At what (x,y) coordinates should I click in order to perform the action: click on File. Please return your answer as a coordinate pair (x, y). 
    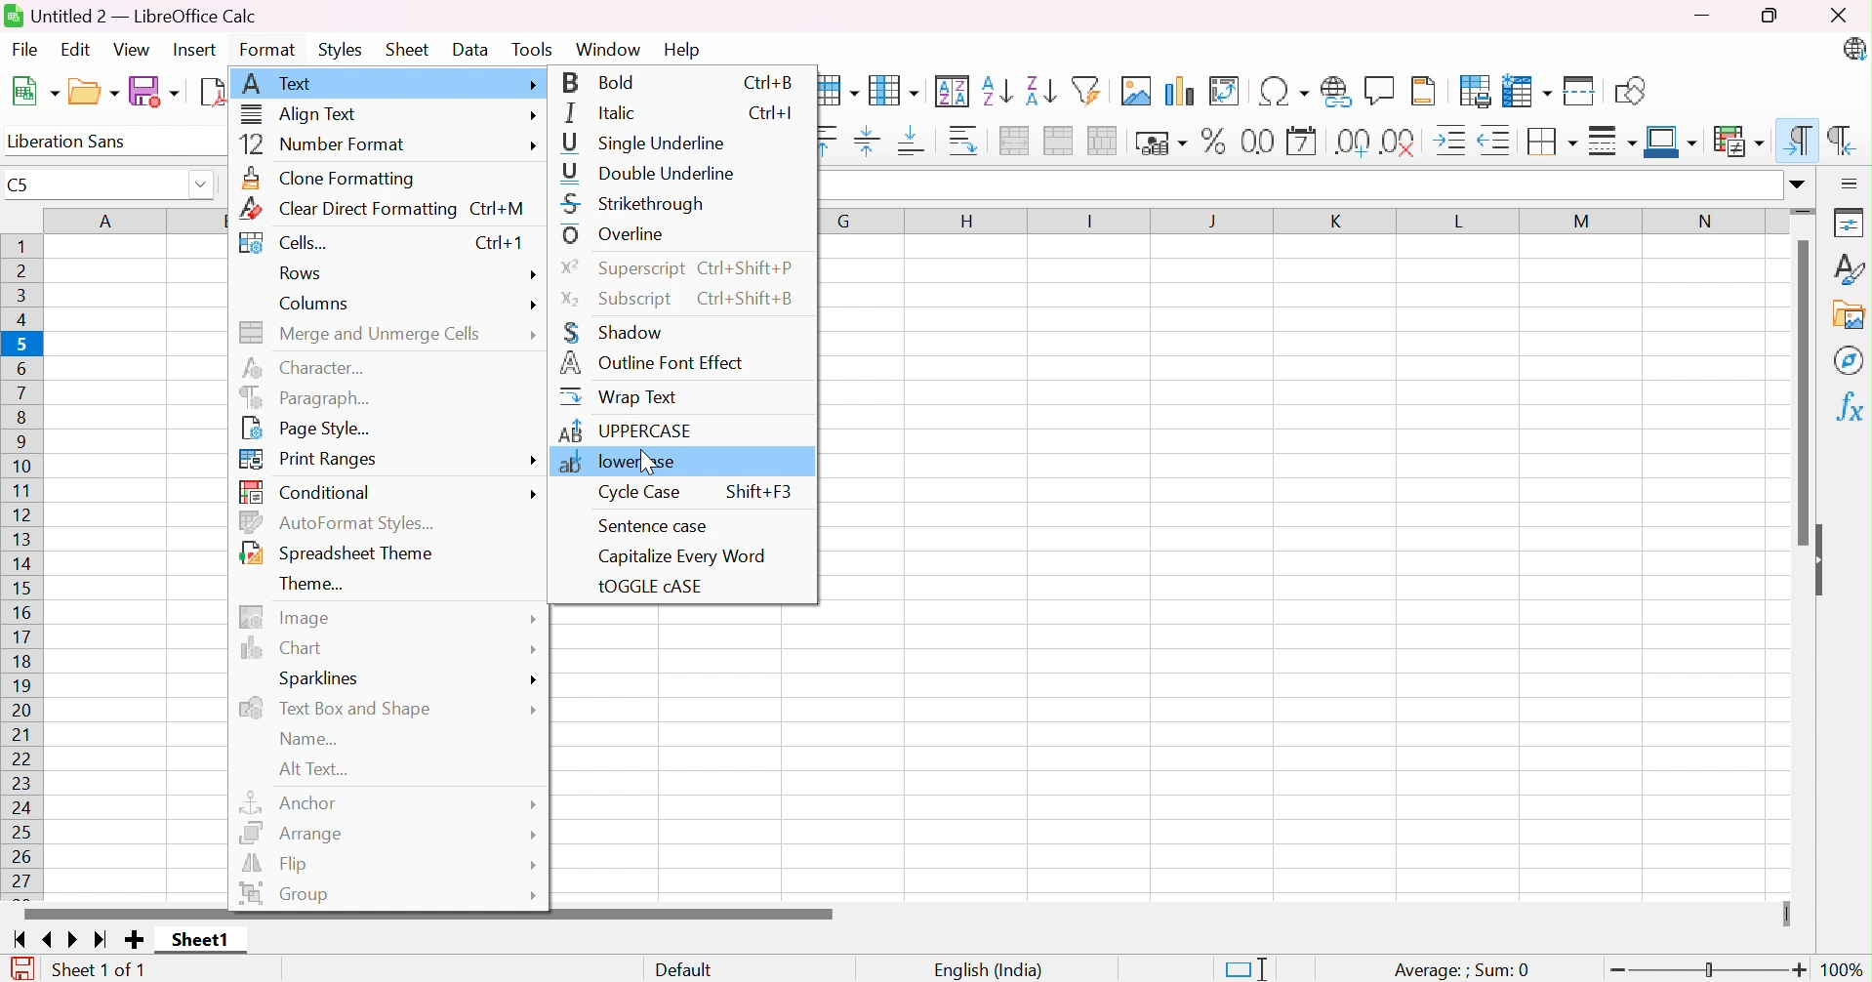
    Looking at the image, I should click on (28, 49).